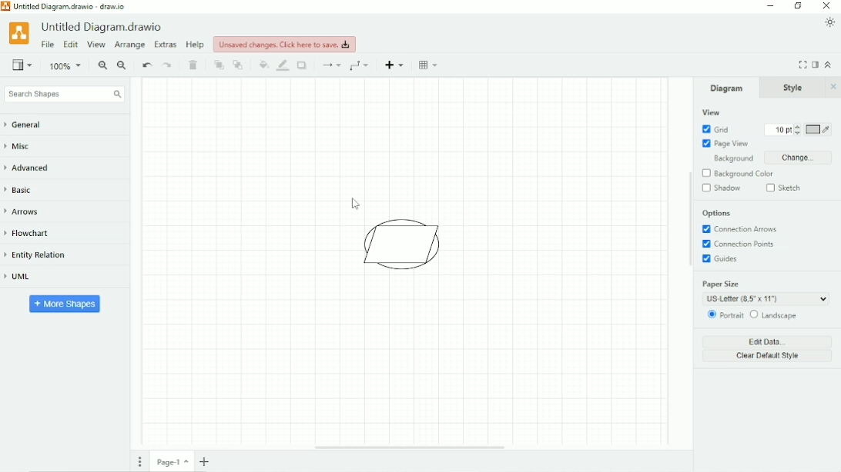 This screenshot has height=472, width=841. What do you see at coordinates (140, 461) in the screenshot?
I see `Pages` at bounding box center [140, 461].